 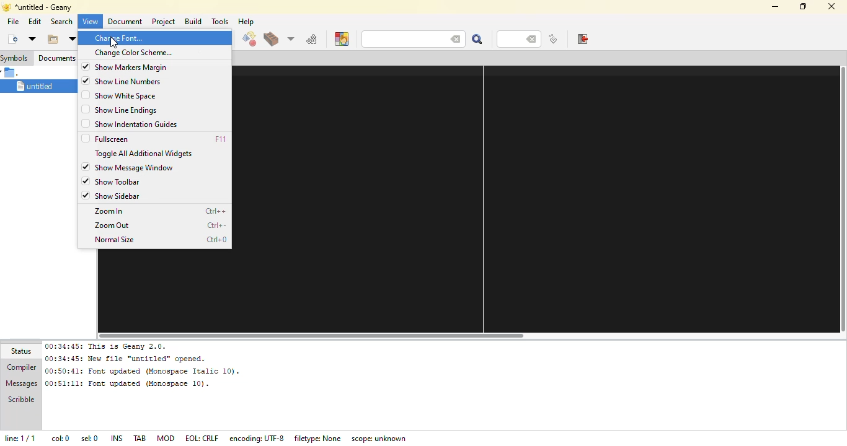 I want to click on edit, so click(x=35, y=22).